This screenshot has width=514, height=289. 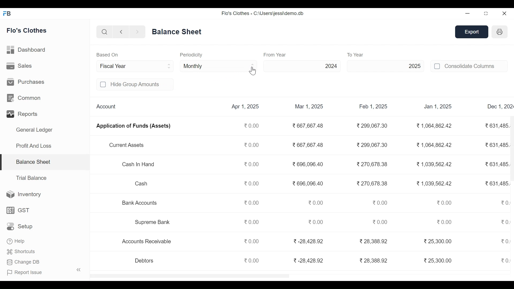 I want to click on Purchases , so click(x=26, y=81).